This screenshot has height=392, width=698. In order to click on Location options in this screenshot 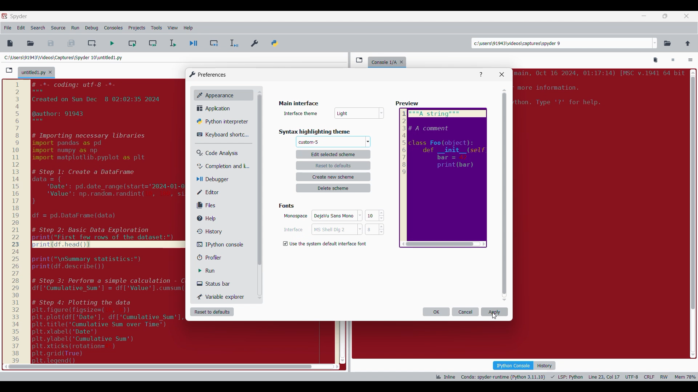, I will do `click(655, 43)`.